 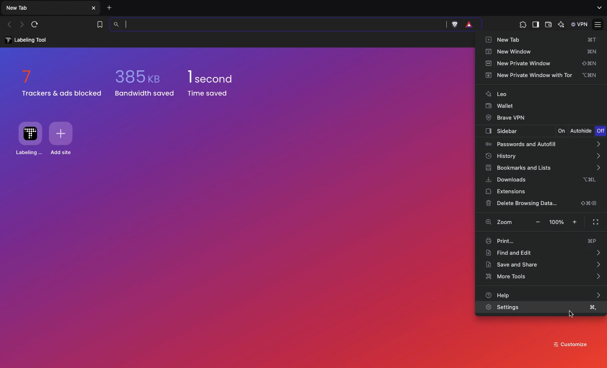 What do you see at coordinates (504, 307) in the screenshot?
I see `Settings` at bounding box center [504, 307].